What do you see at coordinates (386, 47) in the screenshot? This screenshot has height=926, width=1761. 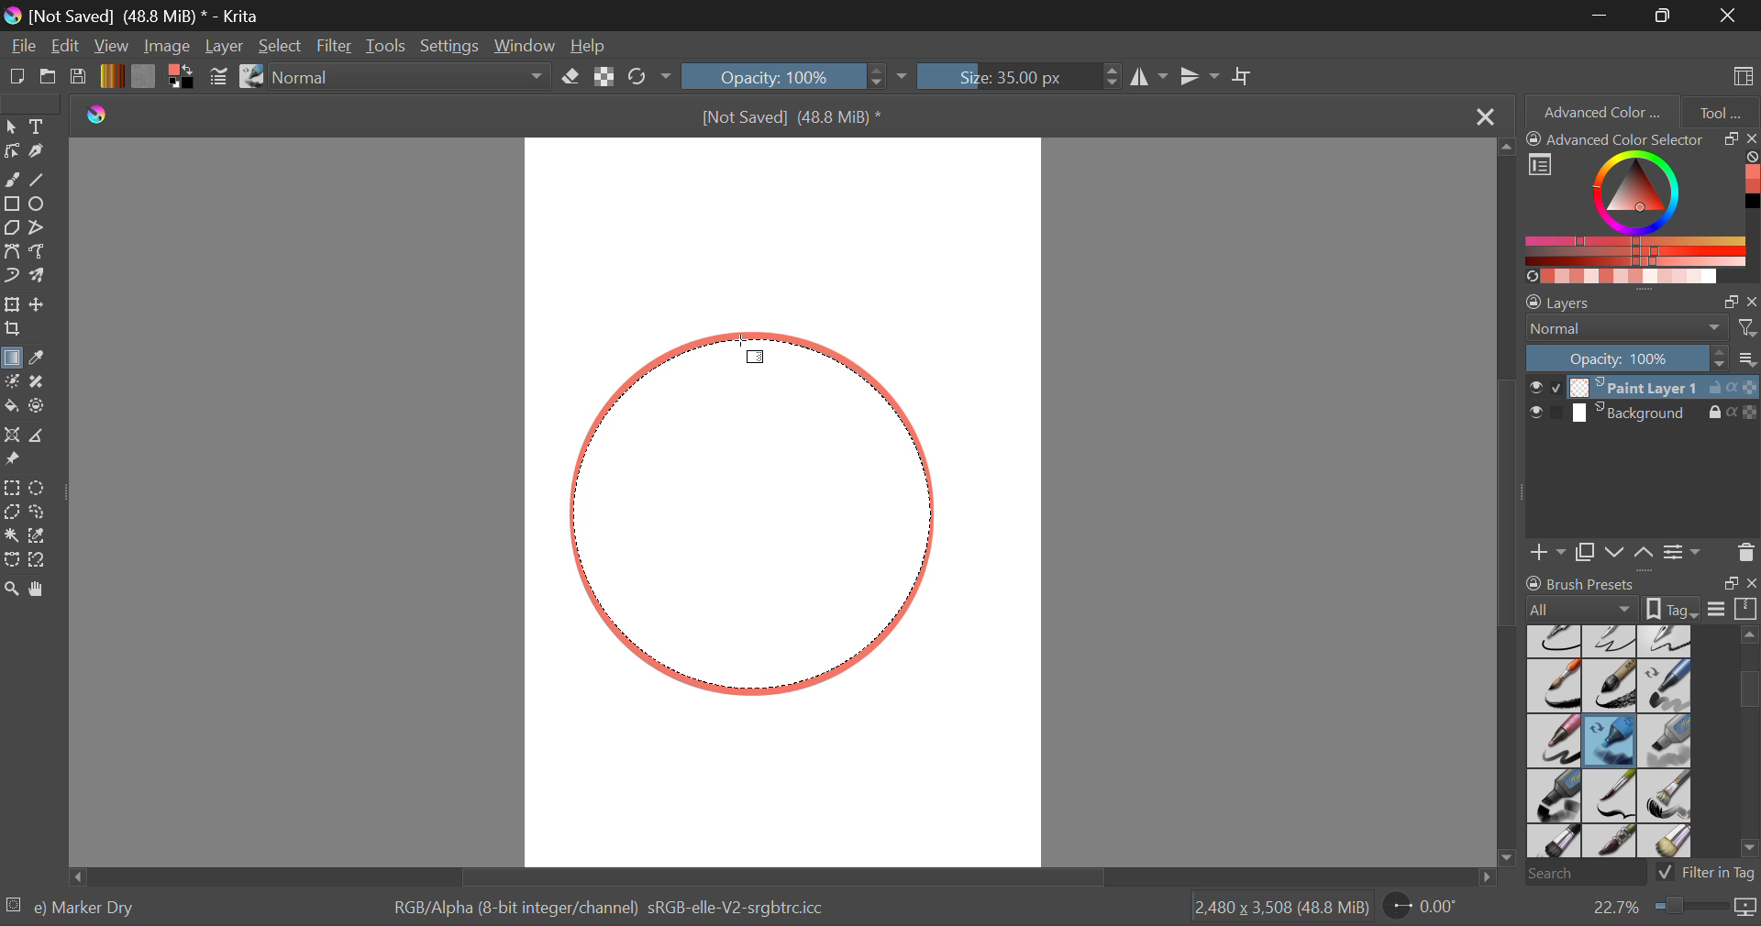 I see `Tools` at bounding box center [386, 47].